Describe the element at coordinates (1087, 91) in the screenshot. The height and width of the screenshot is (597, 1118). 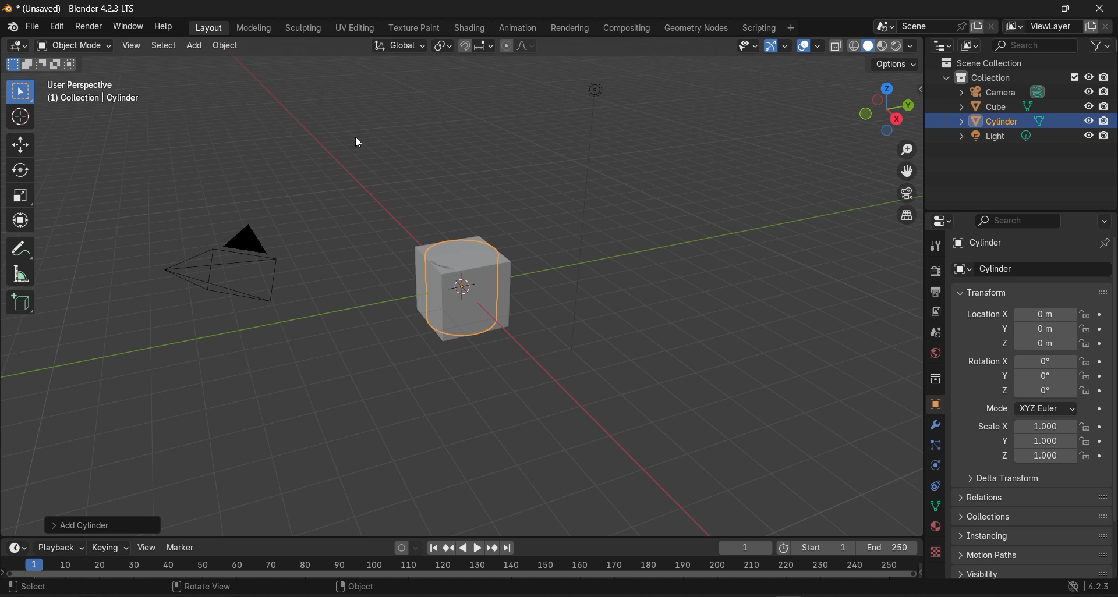
I see `hide in viewport` at that location.